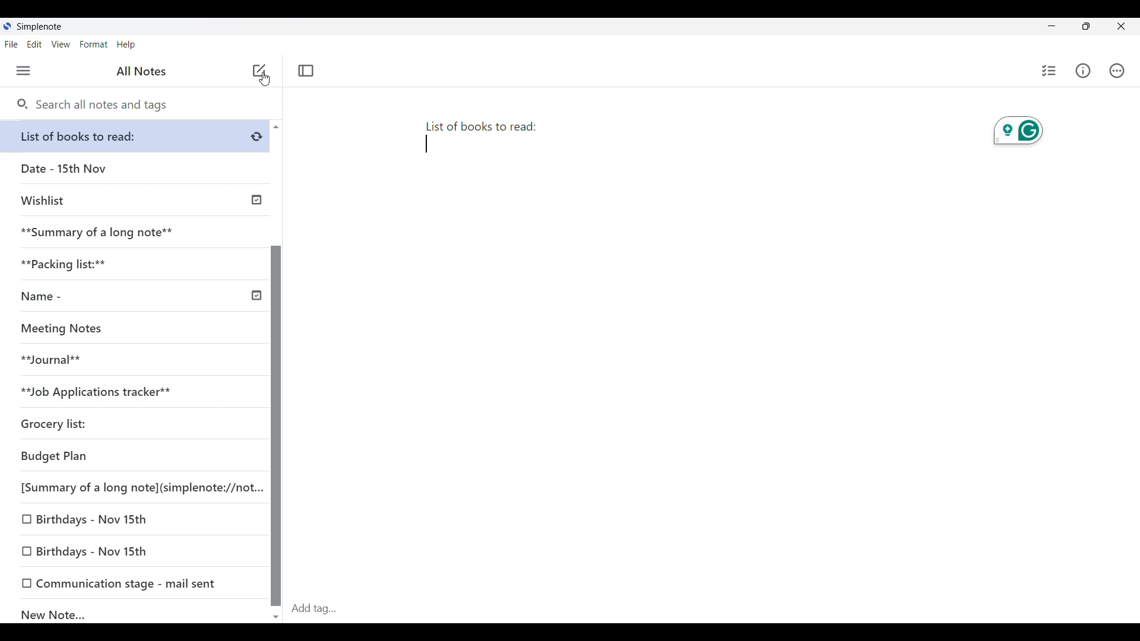  I want to click on Menu, so click(24, 71).